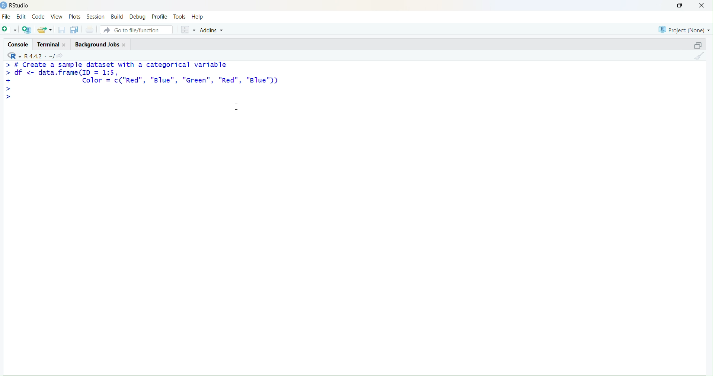 This screenshot has height=376, width=713. What do you see at coordinates (60, 56) in the screenshot?
I see `share icon` at bounding box center [60, 56].